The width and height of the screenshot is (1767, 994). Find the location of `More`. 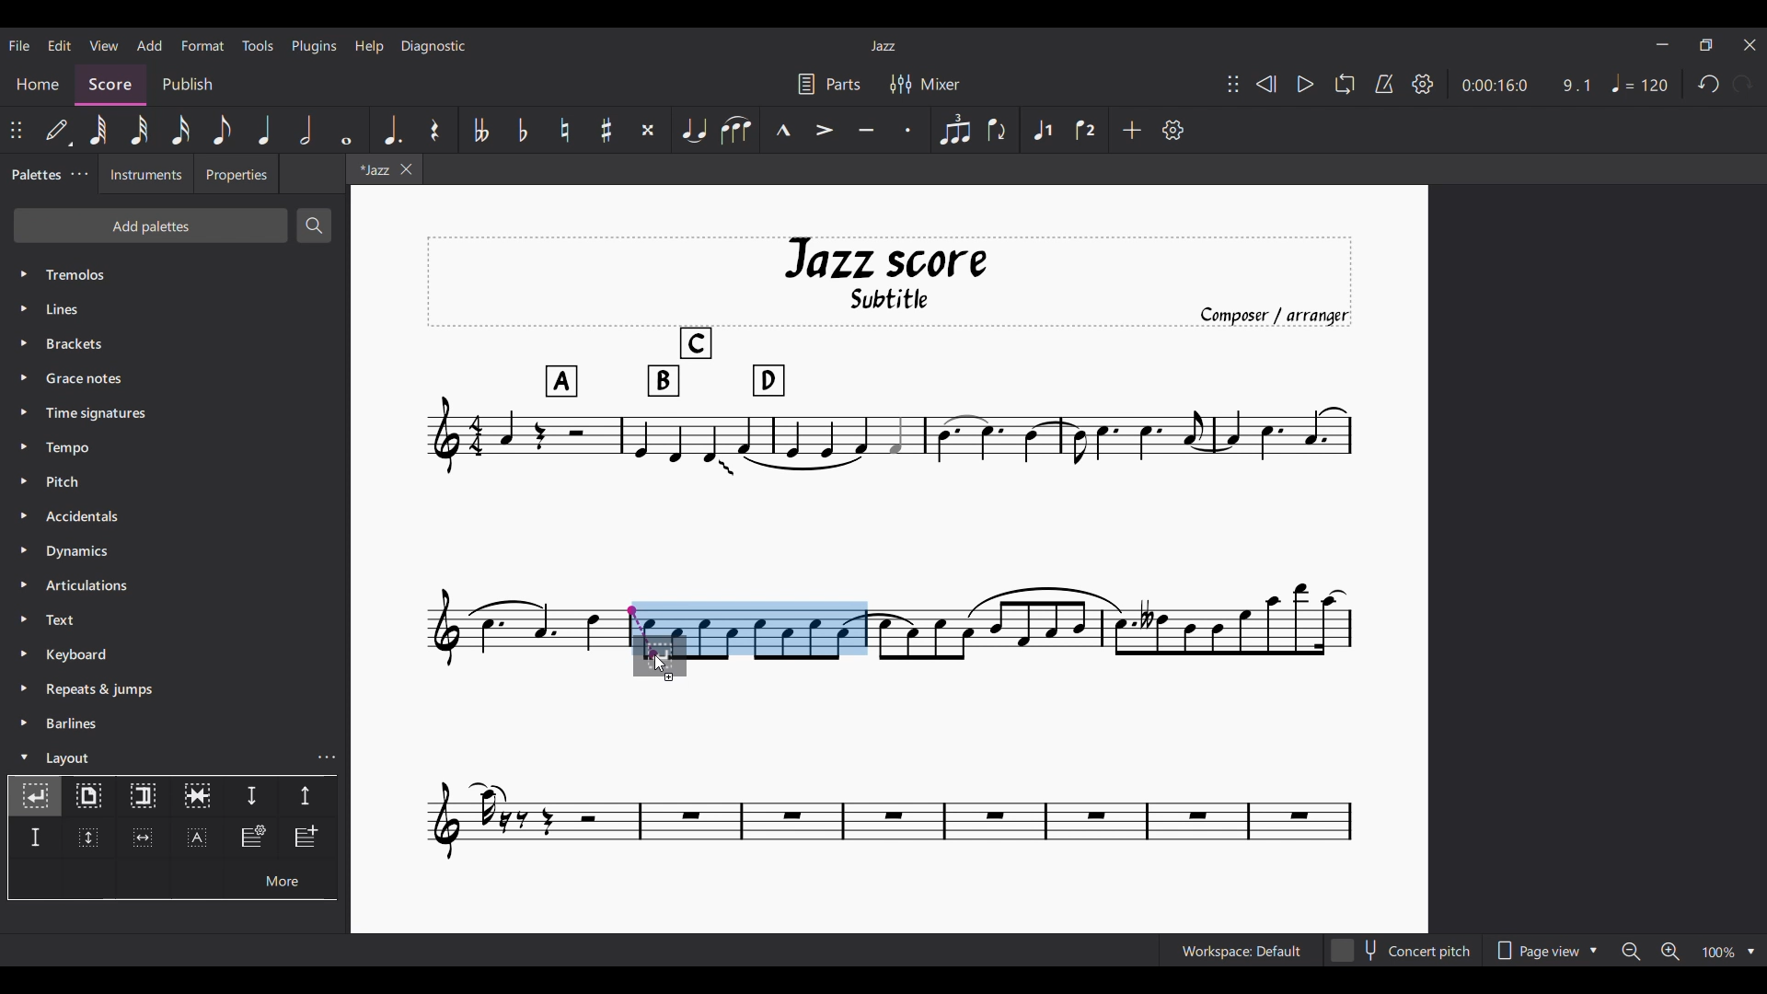

More is located at coordinates (280, 879).